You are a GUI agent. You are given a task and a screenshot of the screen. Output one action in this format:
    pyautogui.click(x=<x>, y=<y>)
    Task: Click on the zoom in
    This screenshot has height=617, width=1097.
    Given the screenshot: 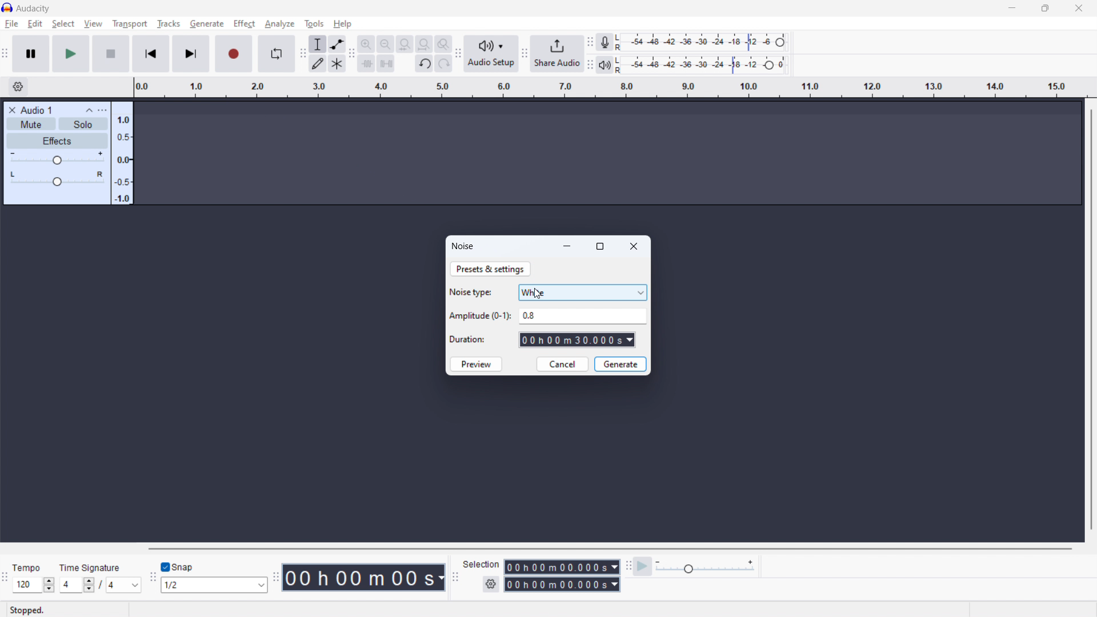 What is the action you would take?
    pyautogui.click(x=366, y=43)
    